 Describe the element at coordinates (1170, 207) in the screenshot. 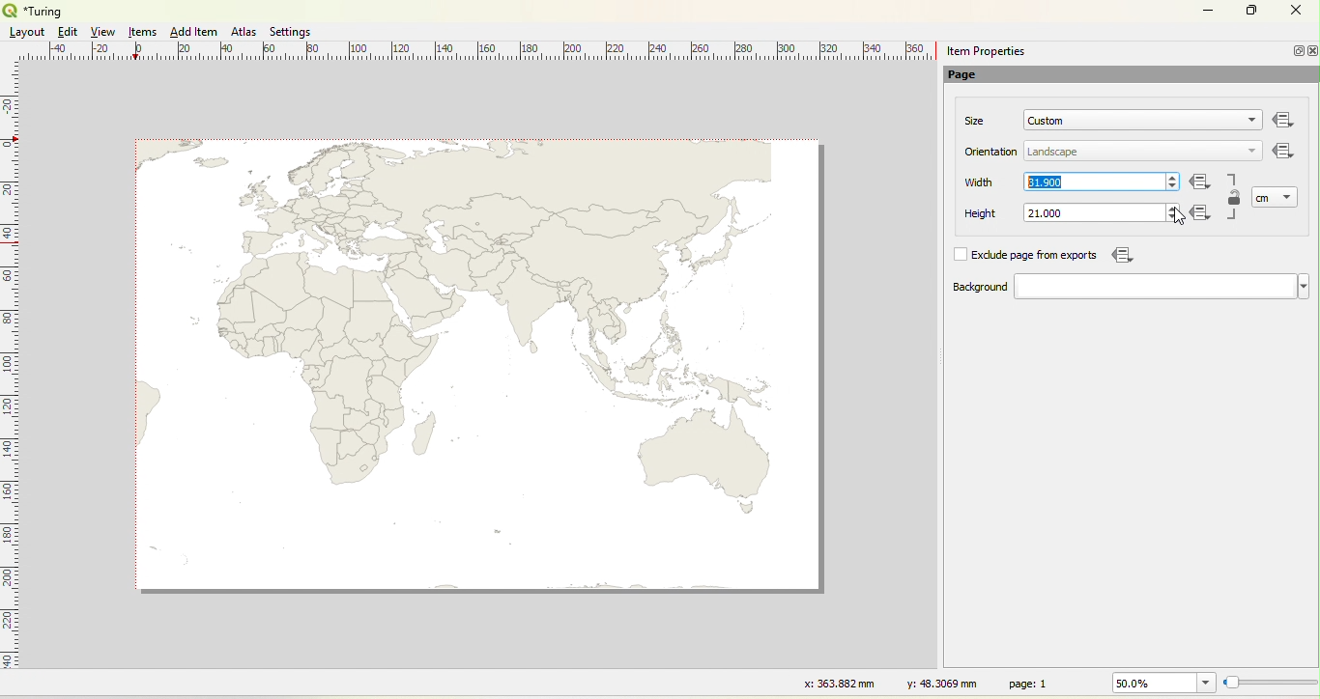

I see `increase` at that location.